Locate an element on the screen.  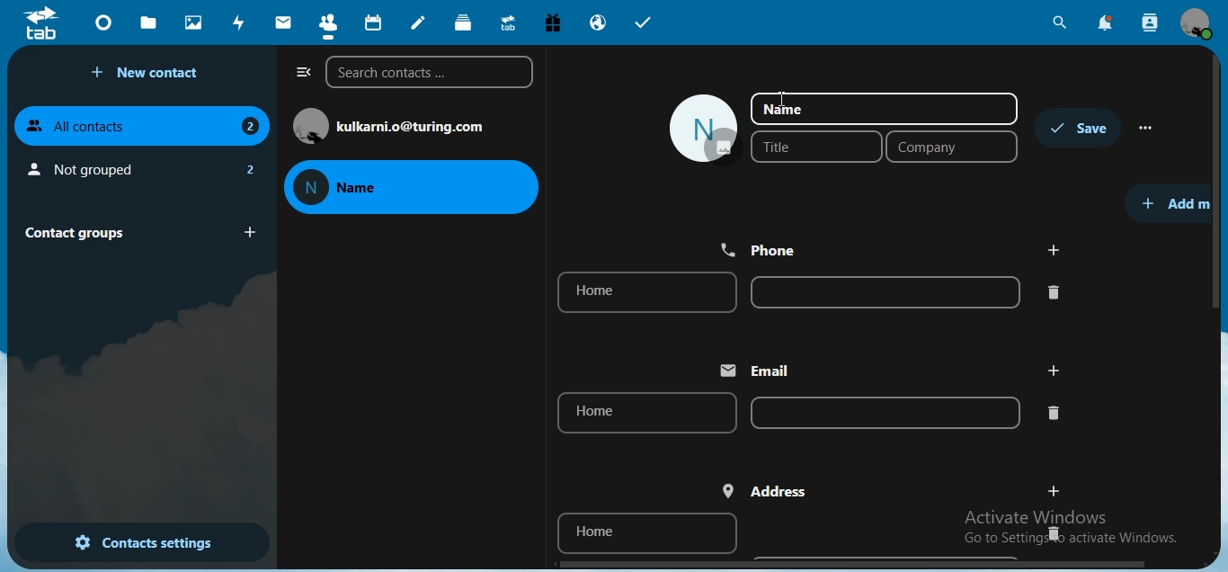
calendar is located at coordinates (371, 21).